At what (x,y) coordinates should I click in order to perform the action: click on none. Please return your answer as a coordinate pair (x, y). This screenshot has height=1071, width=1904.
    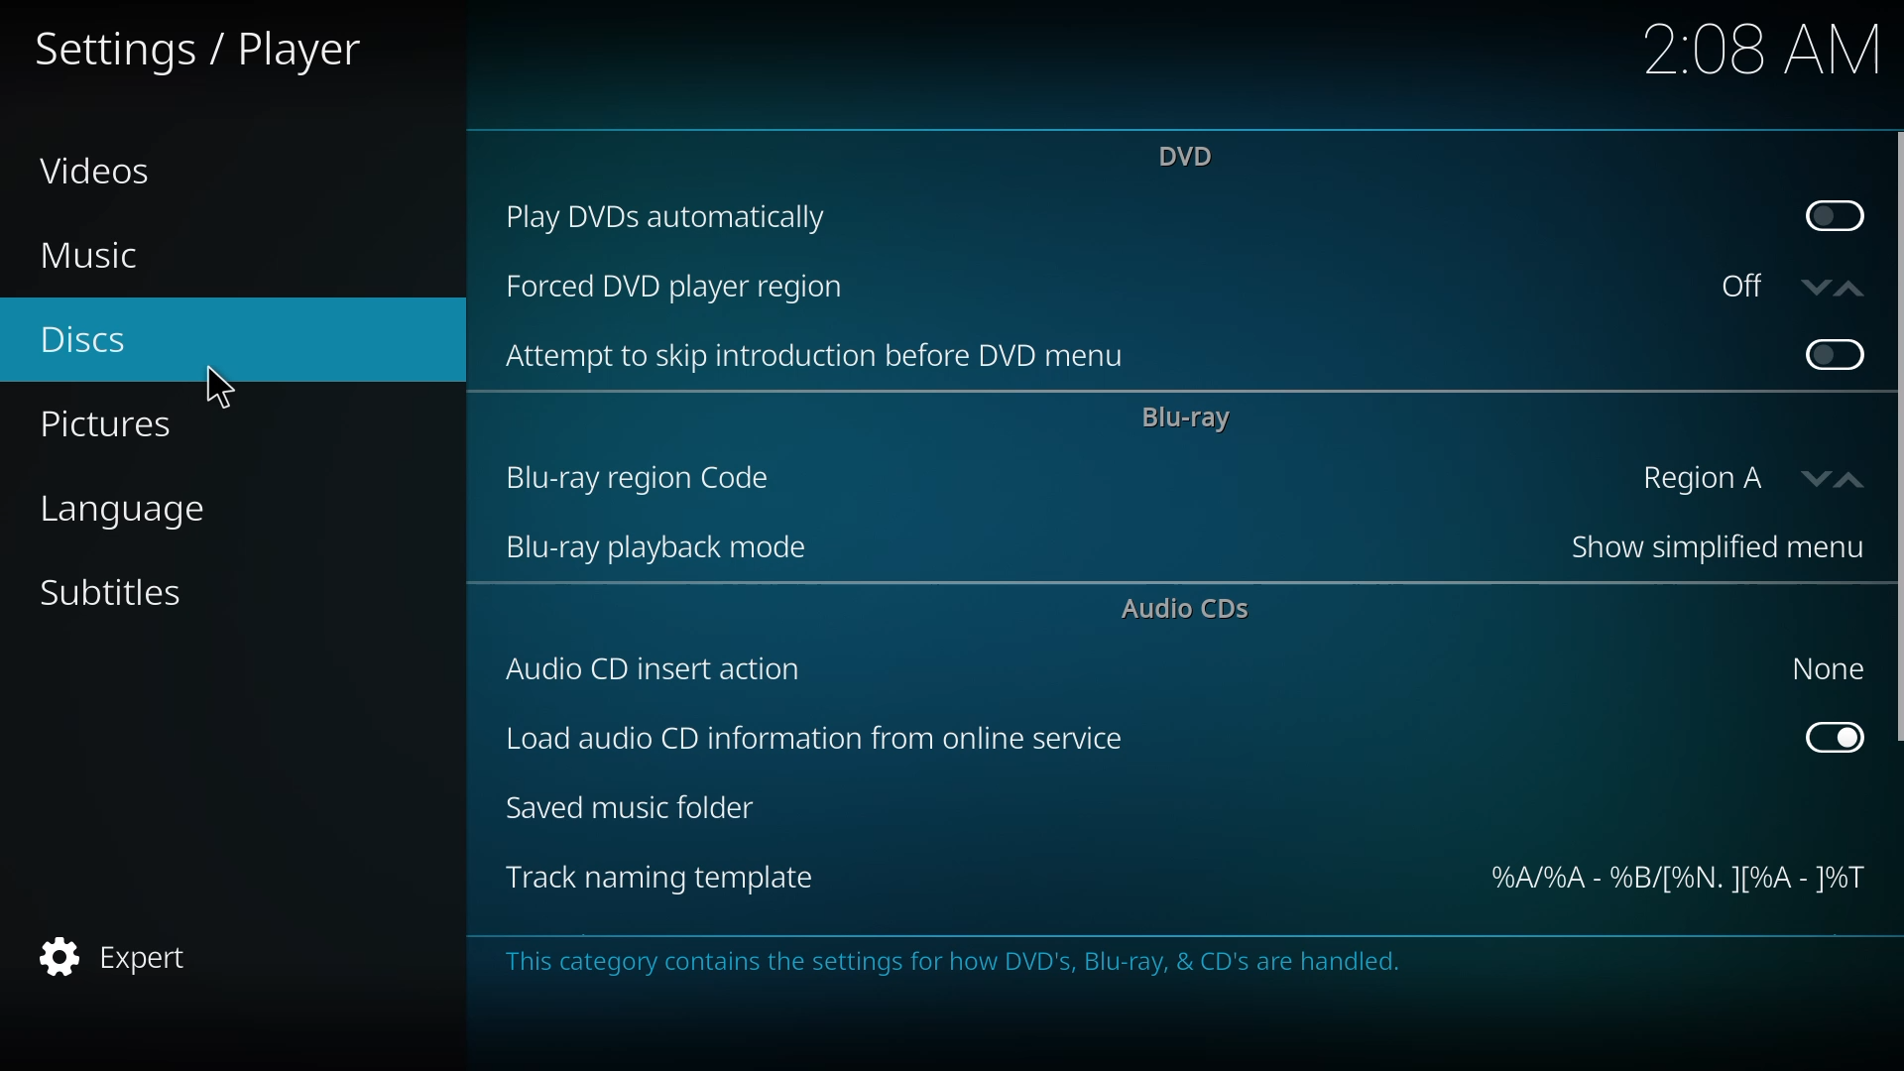
    Looking at the image, I should click on (1822, 667).